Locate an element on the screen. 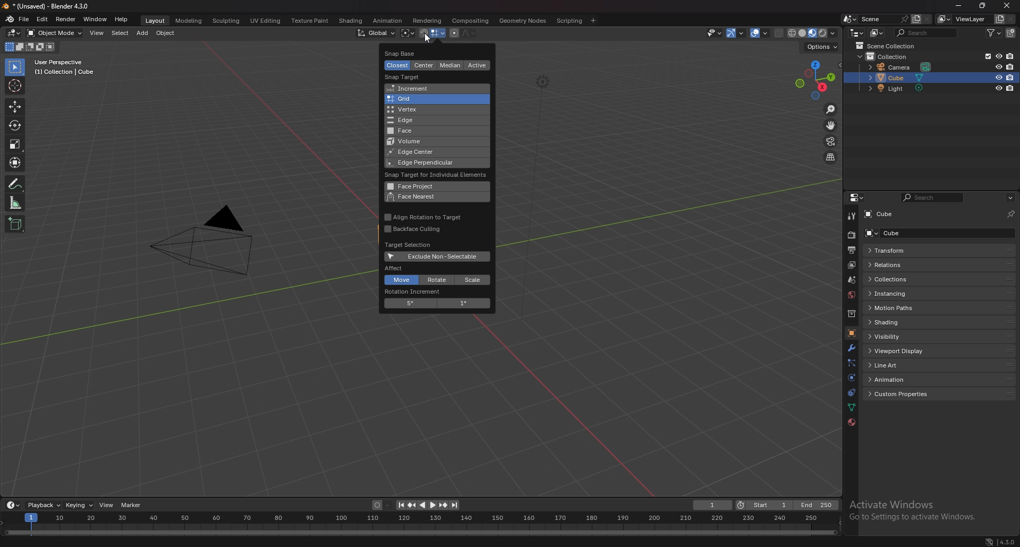 The width and height of the screenshot is (1020, 547). file is located at coordinates (24, 19).